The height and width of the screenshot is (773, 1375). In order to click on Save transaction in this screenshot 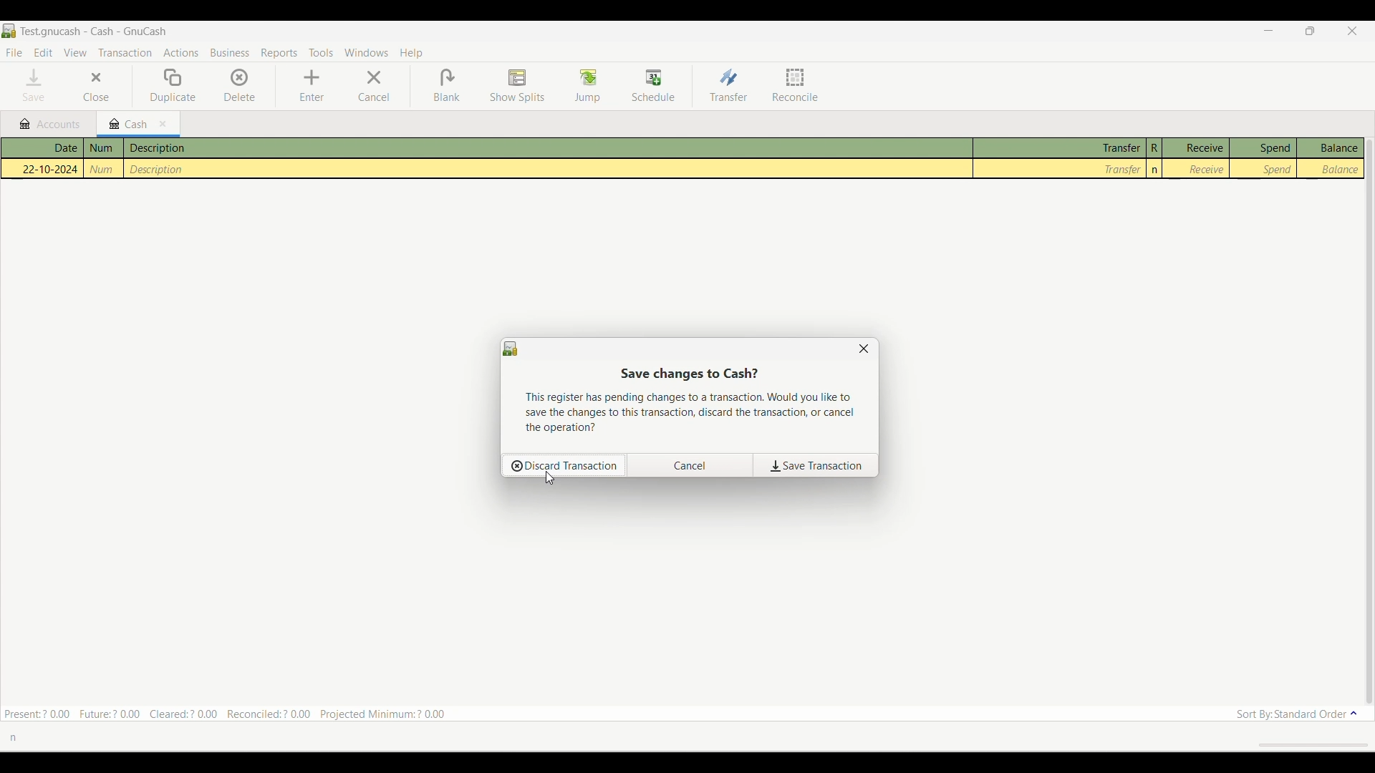, I will do `click(815, 465)`.